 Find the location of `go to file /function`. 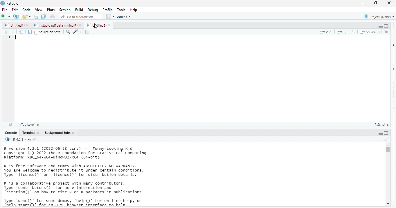

go to file /function is located at coordinates (79, 16).